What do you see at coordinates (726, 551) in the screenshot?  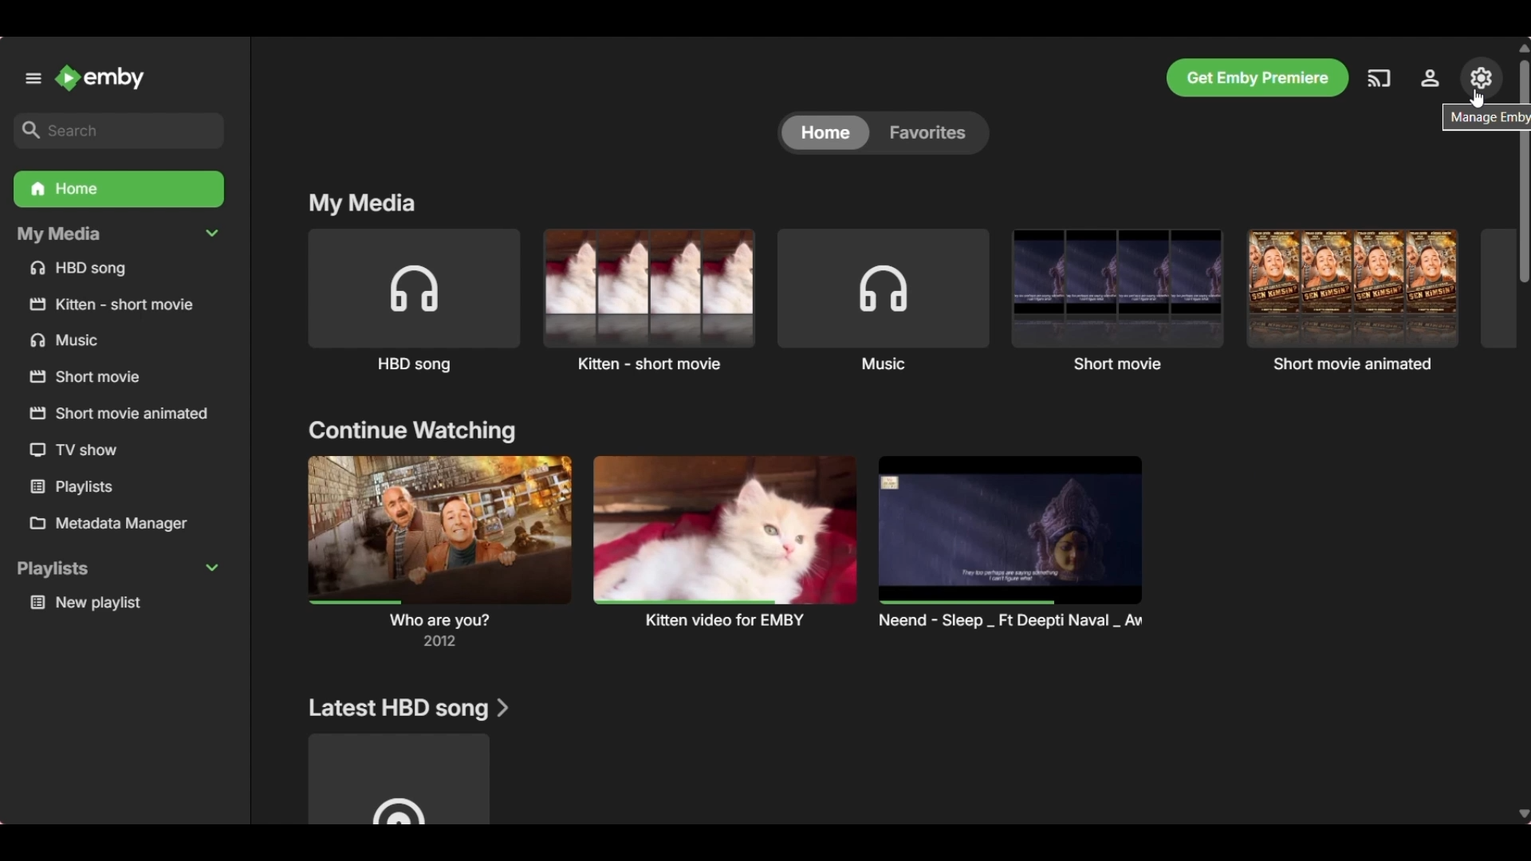 I see `Preview and title of media under above mentioned section` at bounding box center [726, 551].